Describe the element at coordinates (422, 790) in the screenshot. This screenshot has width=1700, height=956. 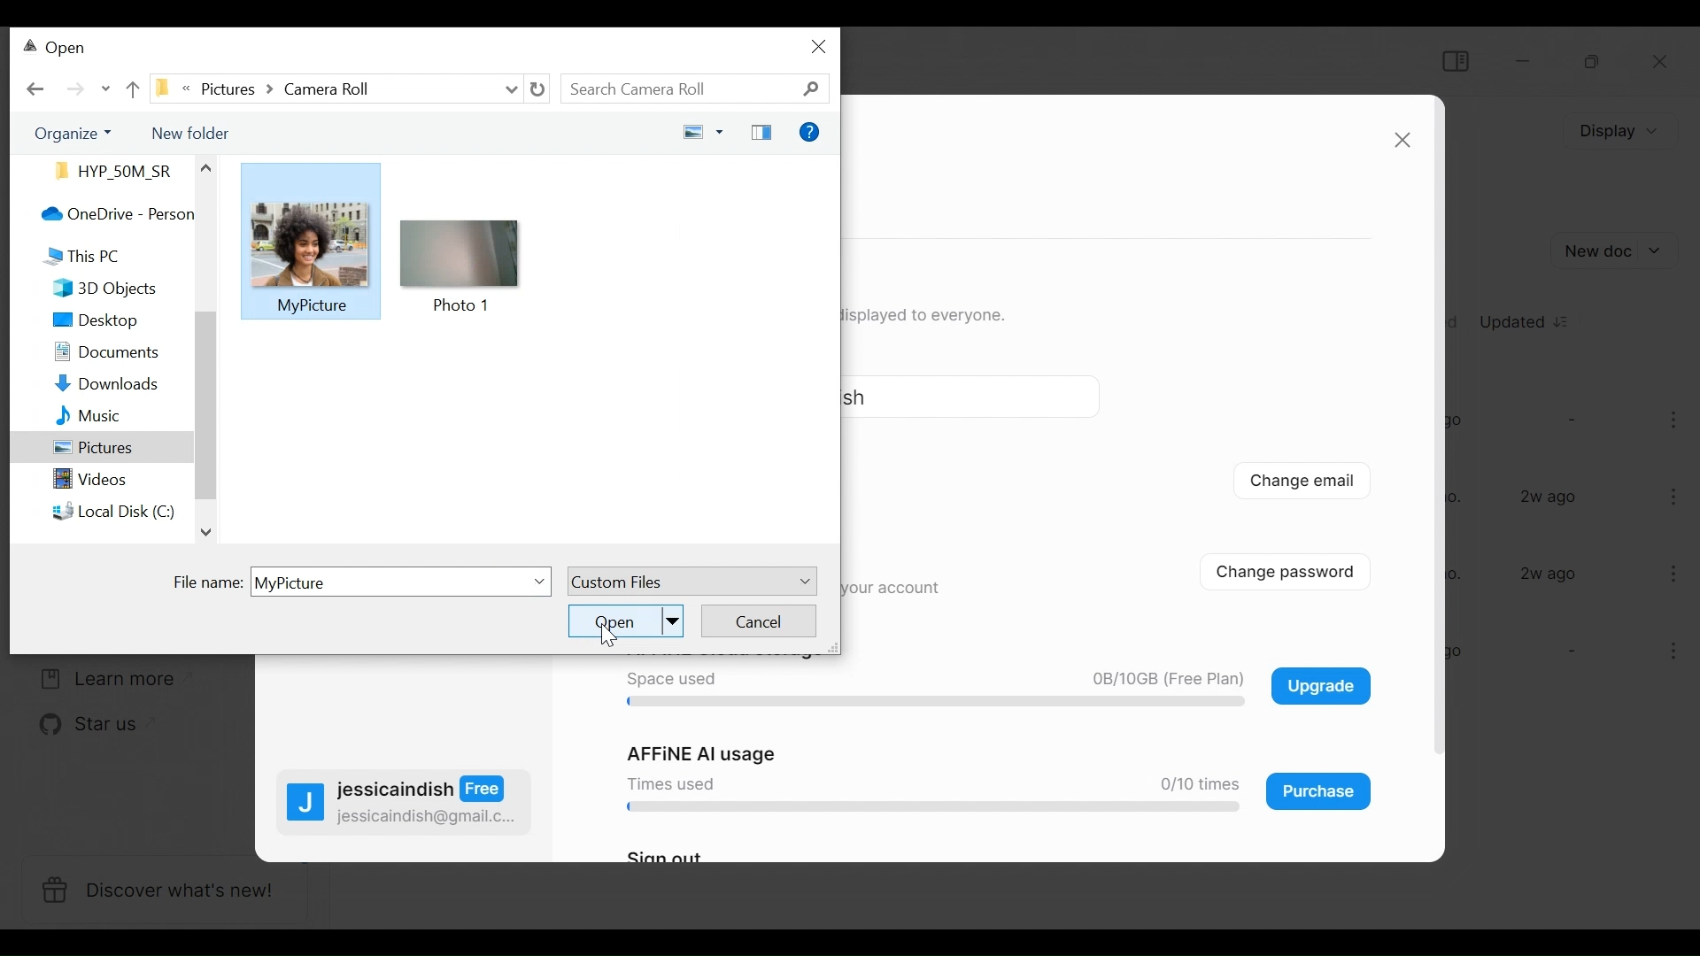
I see `jessicaindish` at that location.